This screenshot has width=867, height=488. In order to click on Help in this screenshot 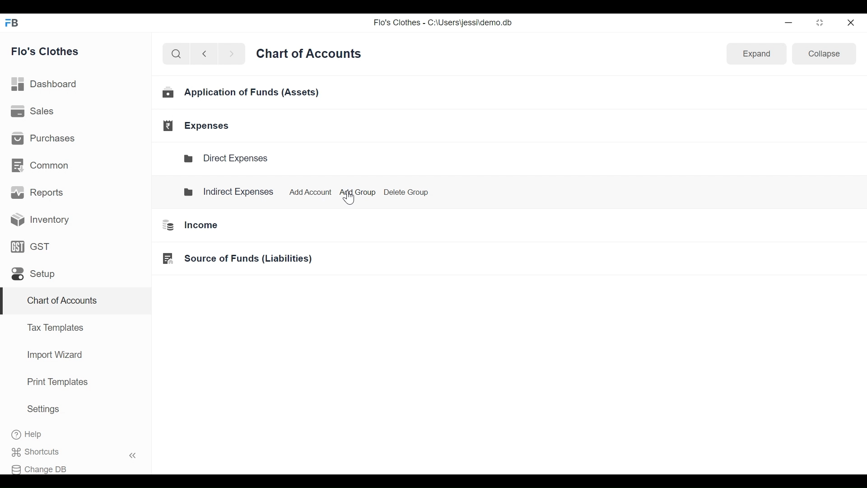, I will do `click(36, 435)`.